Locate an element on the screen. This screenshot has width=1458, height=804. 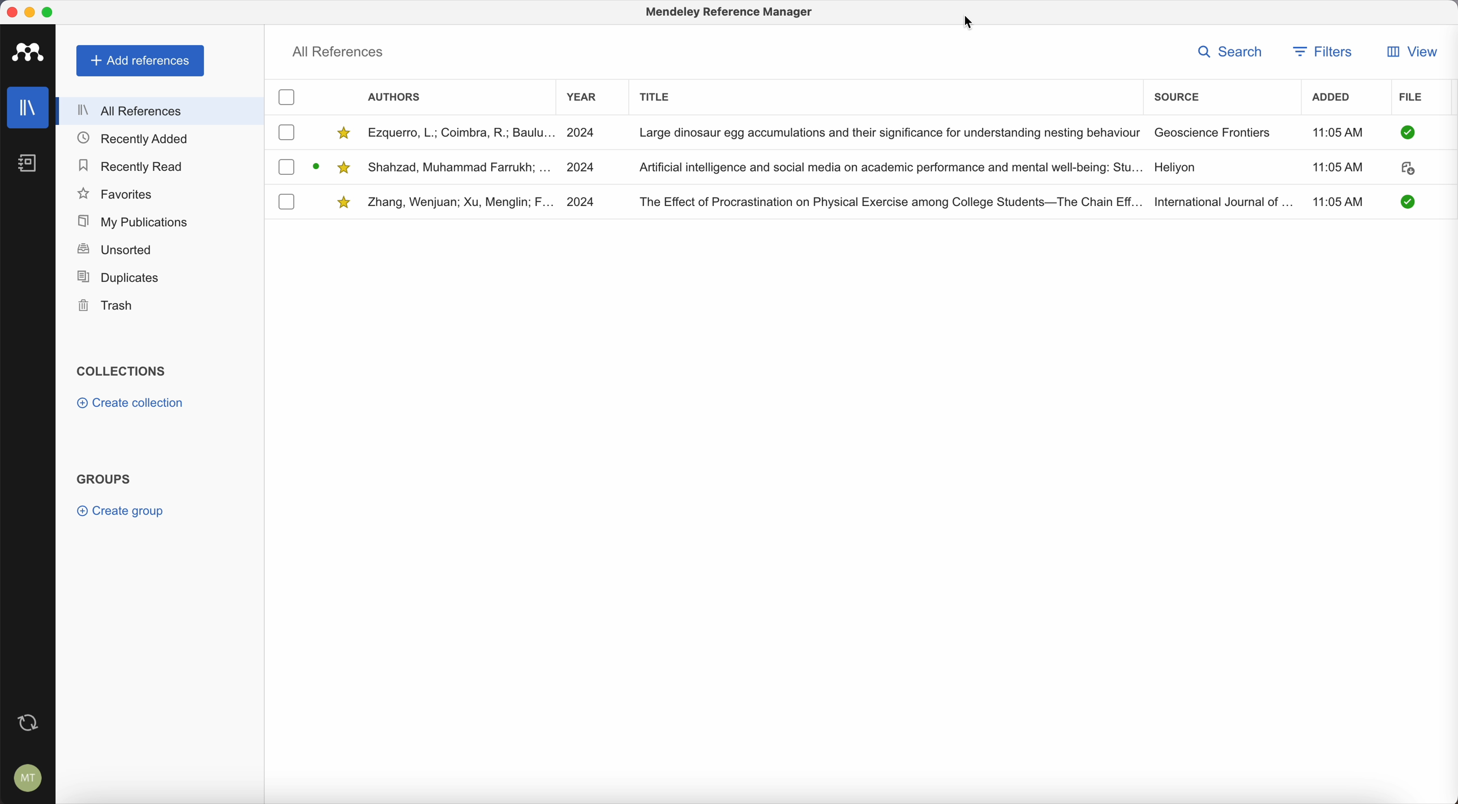
search is located at coordinates (1229, 51).